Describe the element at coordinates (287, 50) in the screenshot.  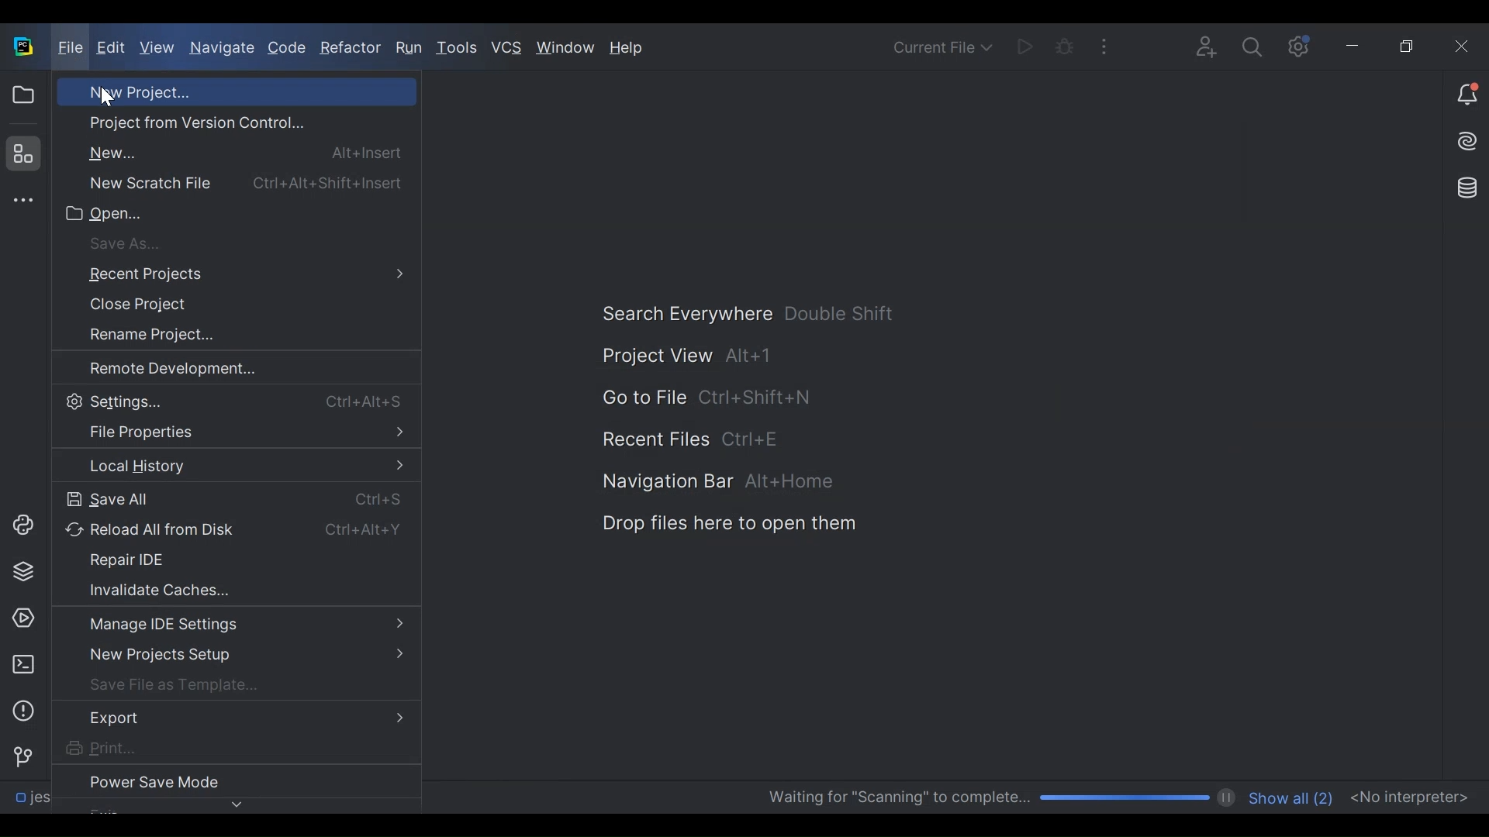
I see `Code` at that location.